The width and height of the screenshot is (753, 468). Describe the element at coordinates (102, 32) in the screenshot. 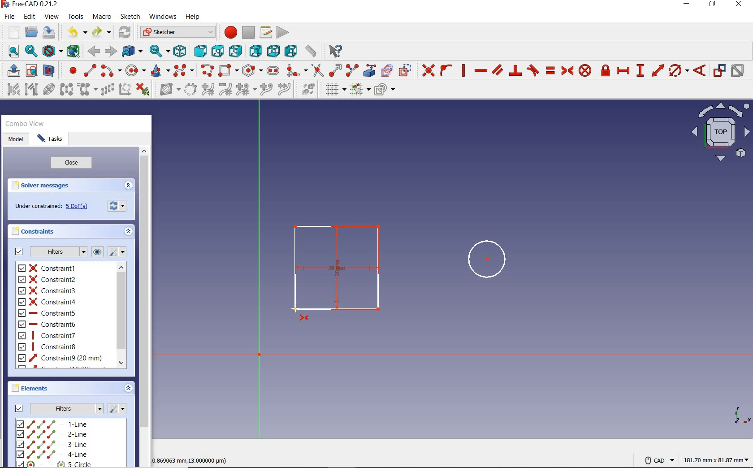

I see `redo` at that location.